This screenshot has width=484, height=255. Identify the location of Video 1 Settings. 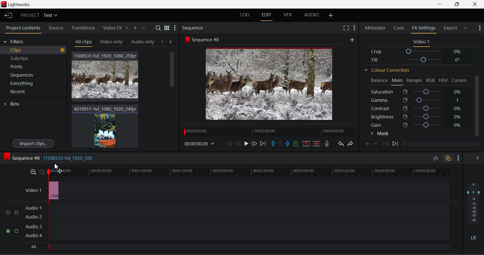
(422, 42).